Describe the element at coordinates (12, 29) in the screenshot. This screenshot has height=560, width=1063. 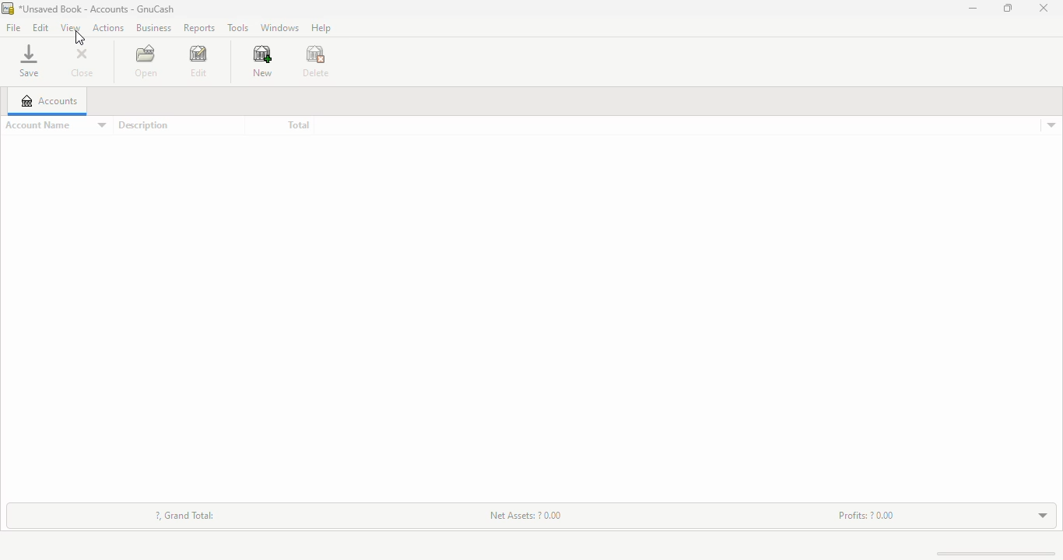
I see `file` at that location.